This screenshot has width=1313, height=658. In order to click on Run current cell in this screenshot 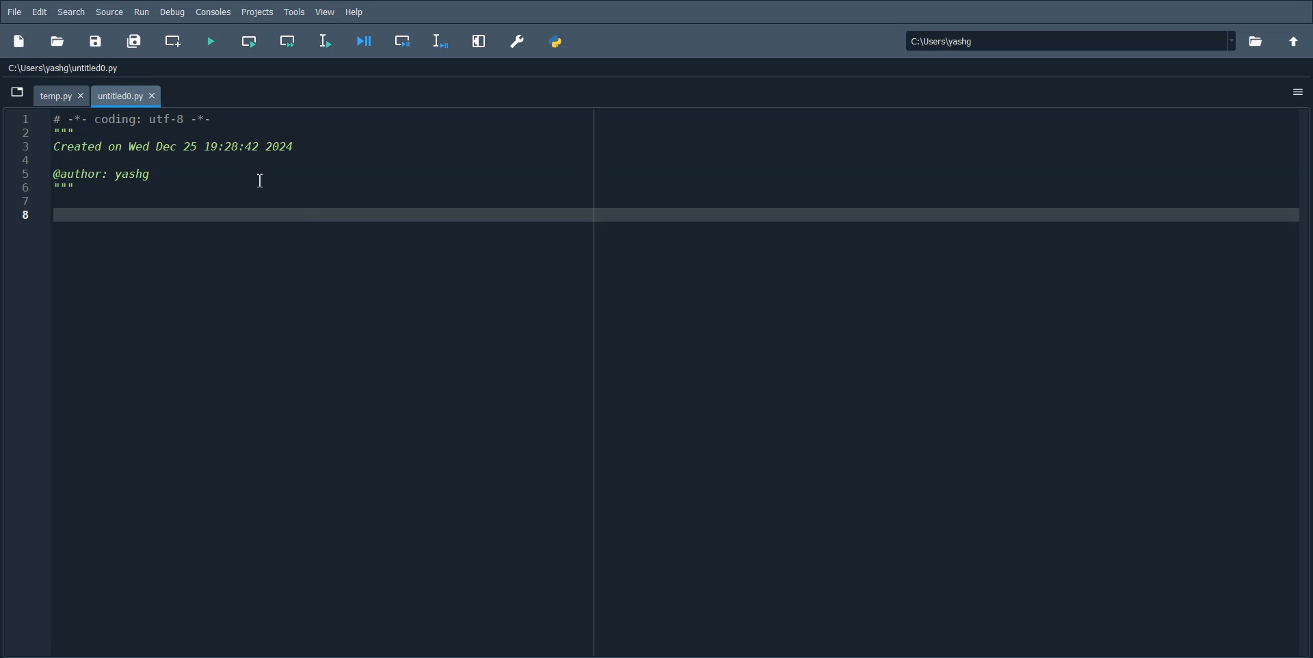, I will do `click(289, 42)`.